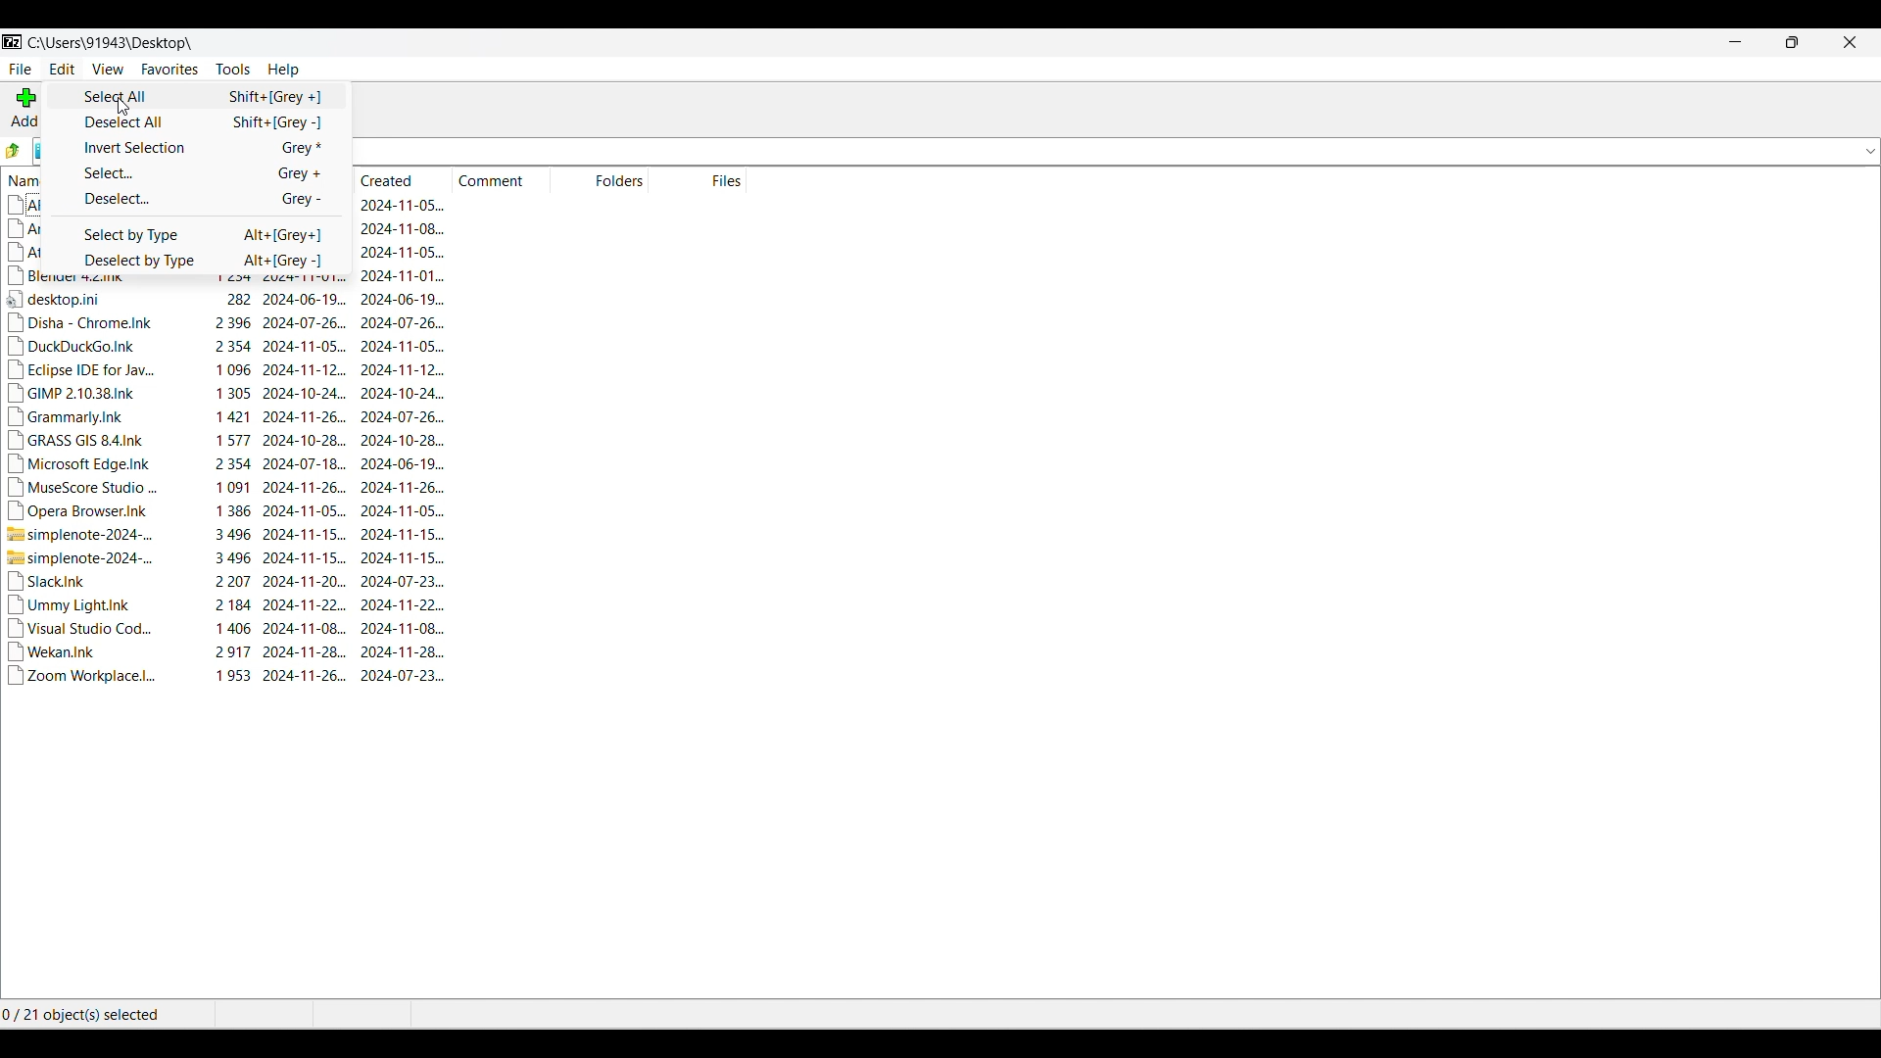 The height and width of the screenshot is (1058, 1881). Describe the element at coordinates (199, 121) in the screenshot. I see `Deselect all` at that location.